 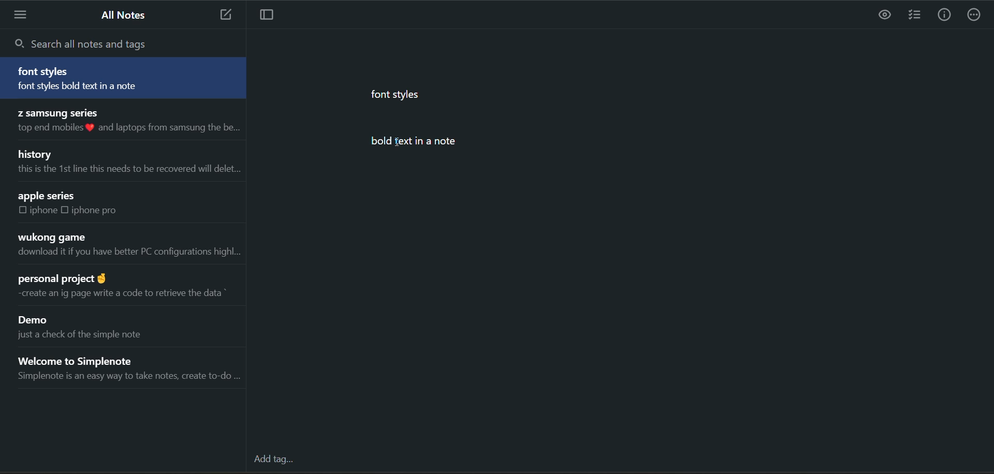 I want to click on font styles bold text in a note, so click(x=97, y=87).